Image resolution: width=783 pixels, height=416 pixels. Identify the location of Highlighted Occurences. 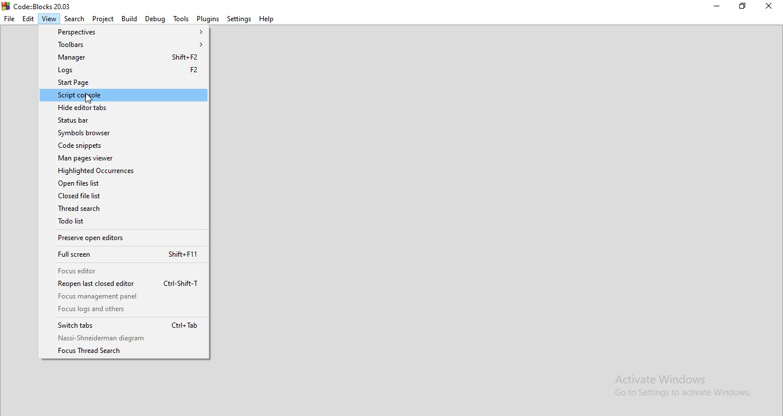
(124, 171).